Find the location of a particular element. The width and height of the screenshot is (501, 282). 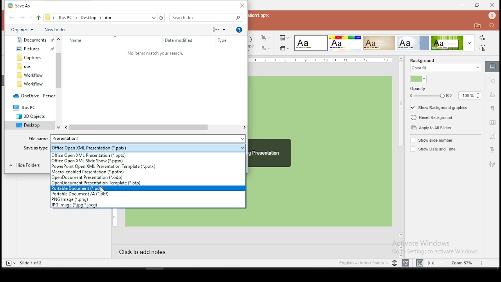

replace is located at coordinates (483, 38).